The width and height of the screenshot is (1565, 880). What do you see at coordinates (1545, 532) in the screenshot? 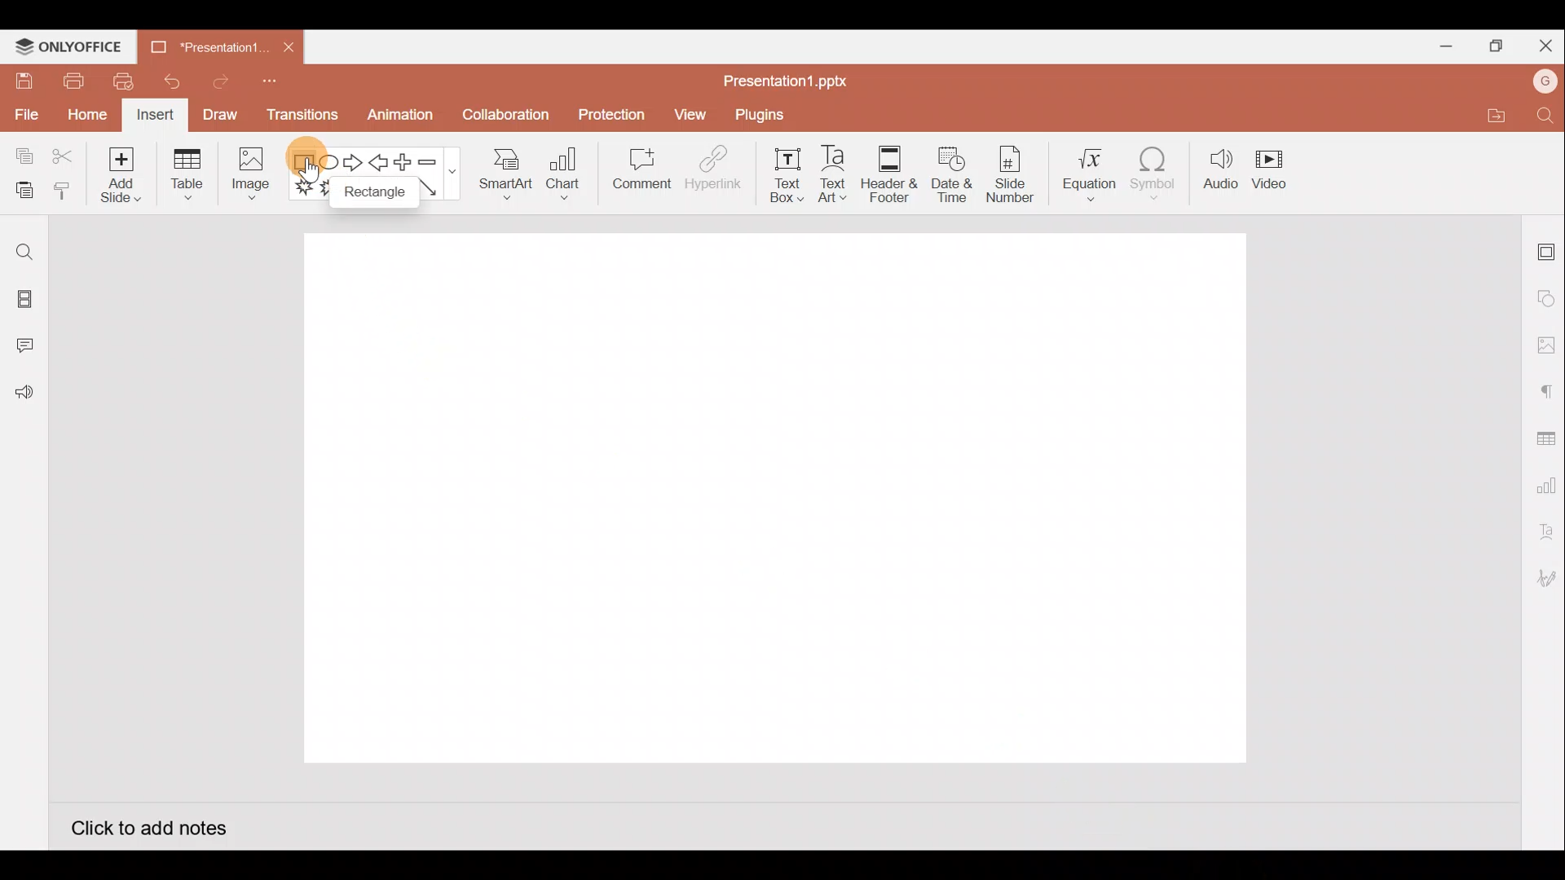
I see `Text Art settings` at bounding box center [1545, 532].